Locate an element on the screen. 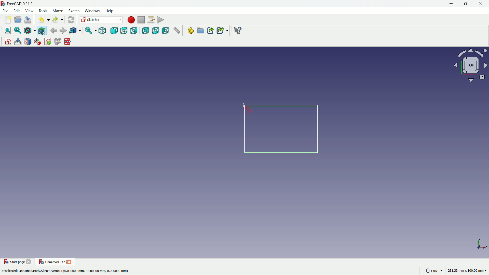 The height and width of the screenshot is (275, 489). edit menu is located at coordinates (17, 11).